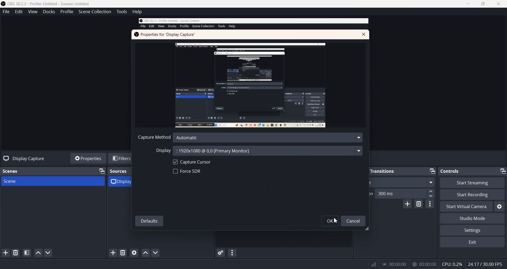 The width and height of the screenshot is (507, 269). I want to click on Start Recording, so click(472, 195).